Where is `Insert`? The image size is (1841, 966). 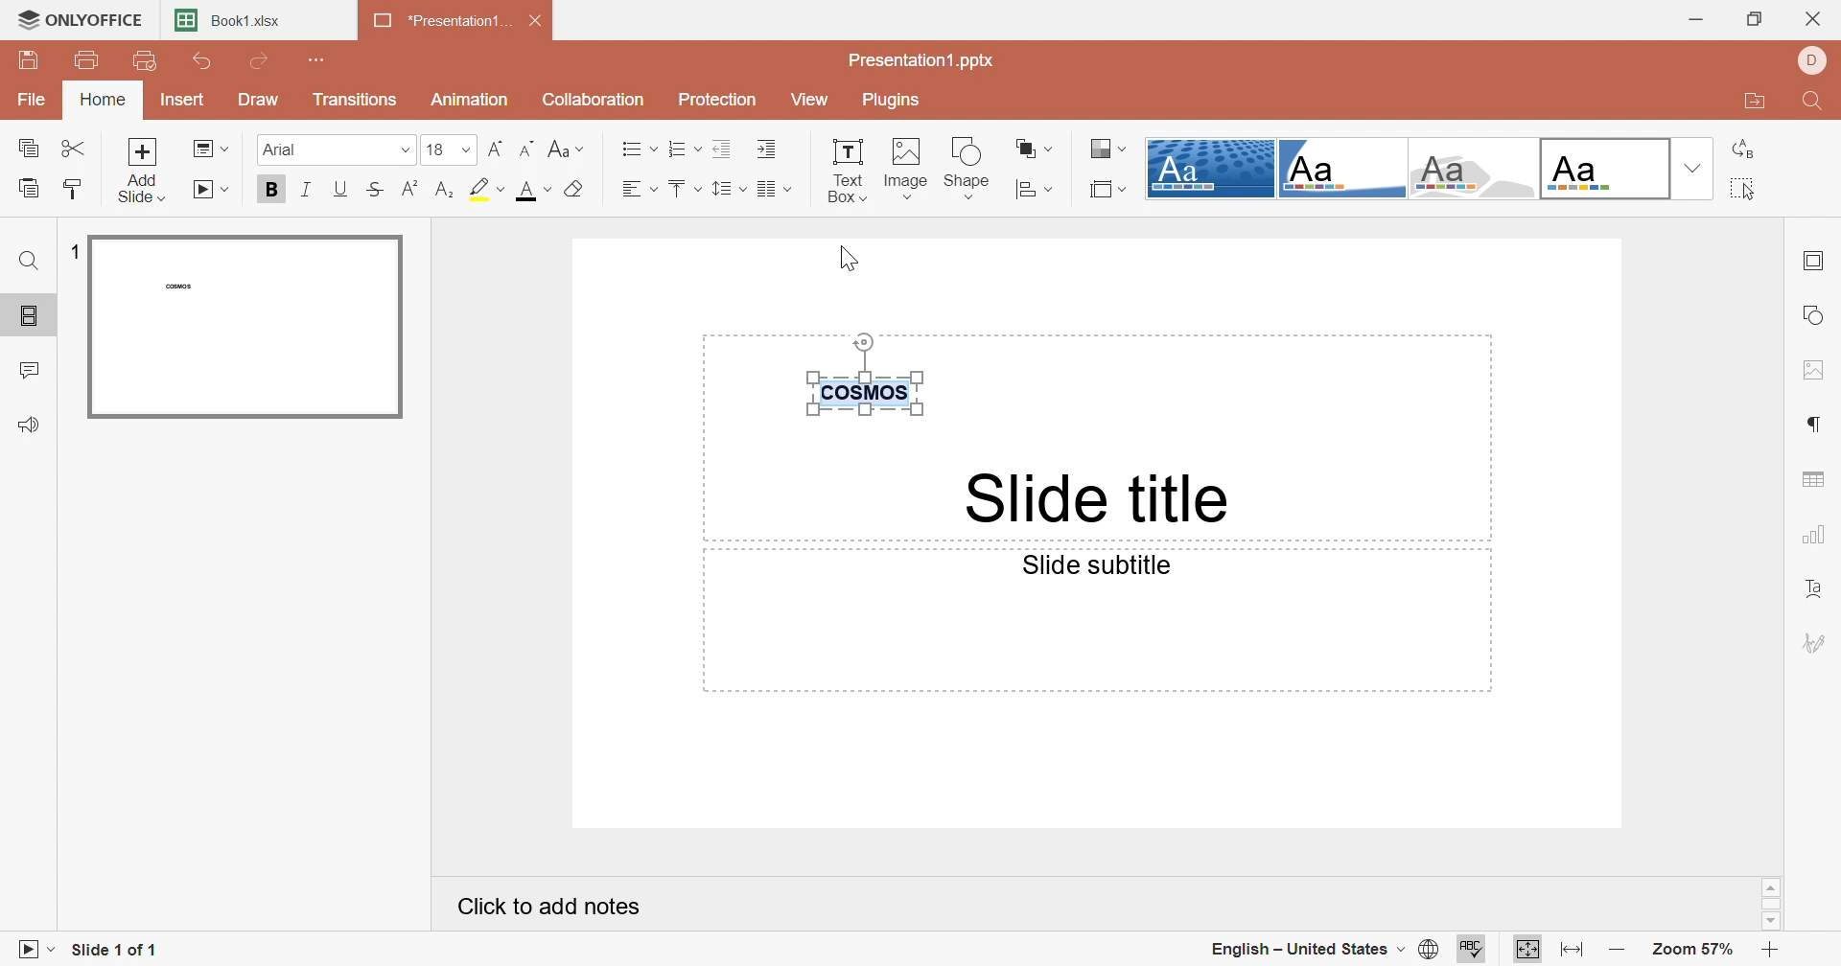
Insert is located at coordinates (179, 103).